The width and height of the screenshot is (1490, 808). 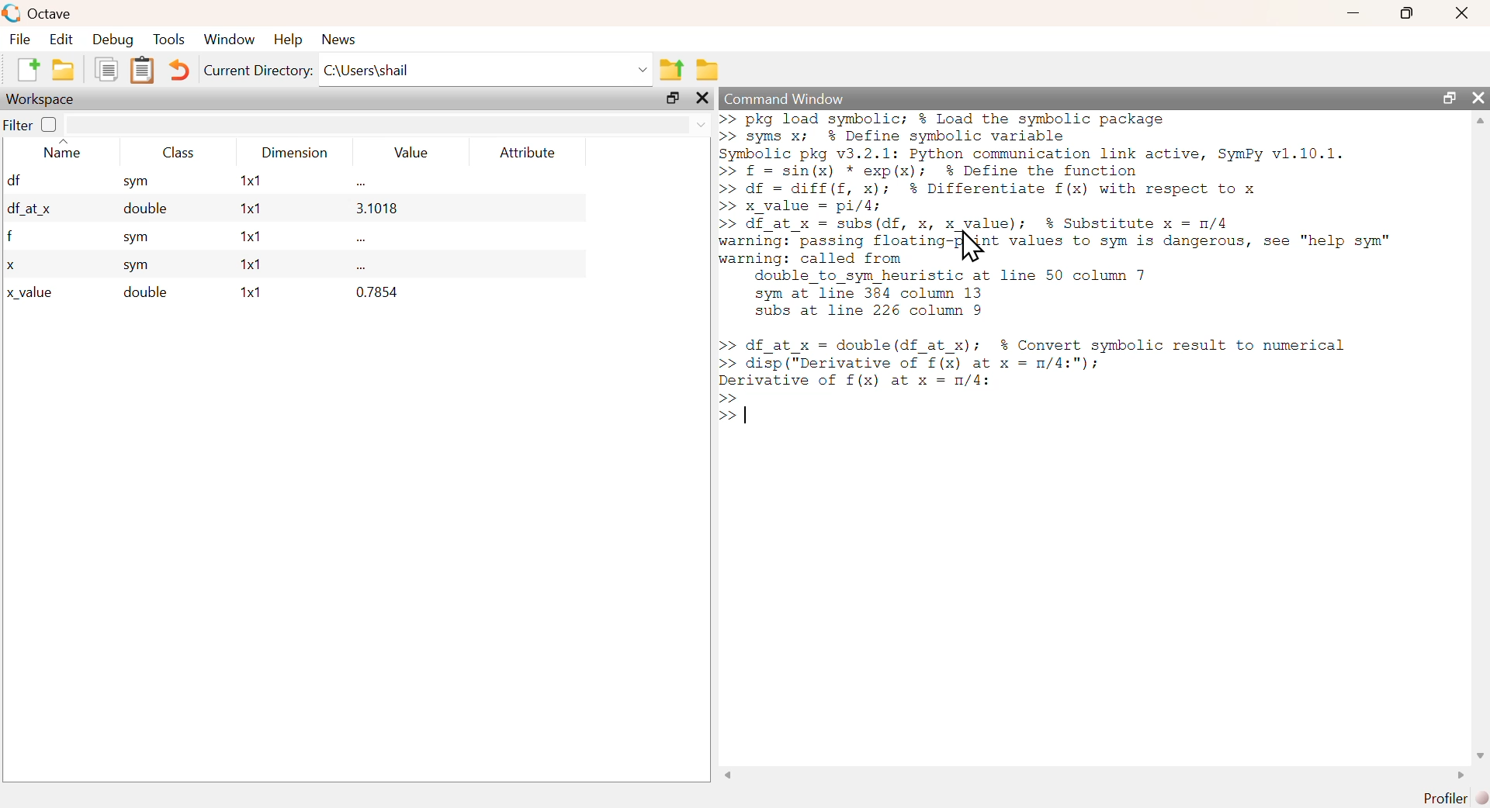 What do you see at coordinates (249, 292) in the screenshot?
I see `1x1` at bounding box center [249, 292].